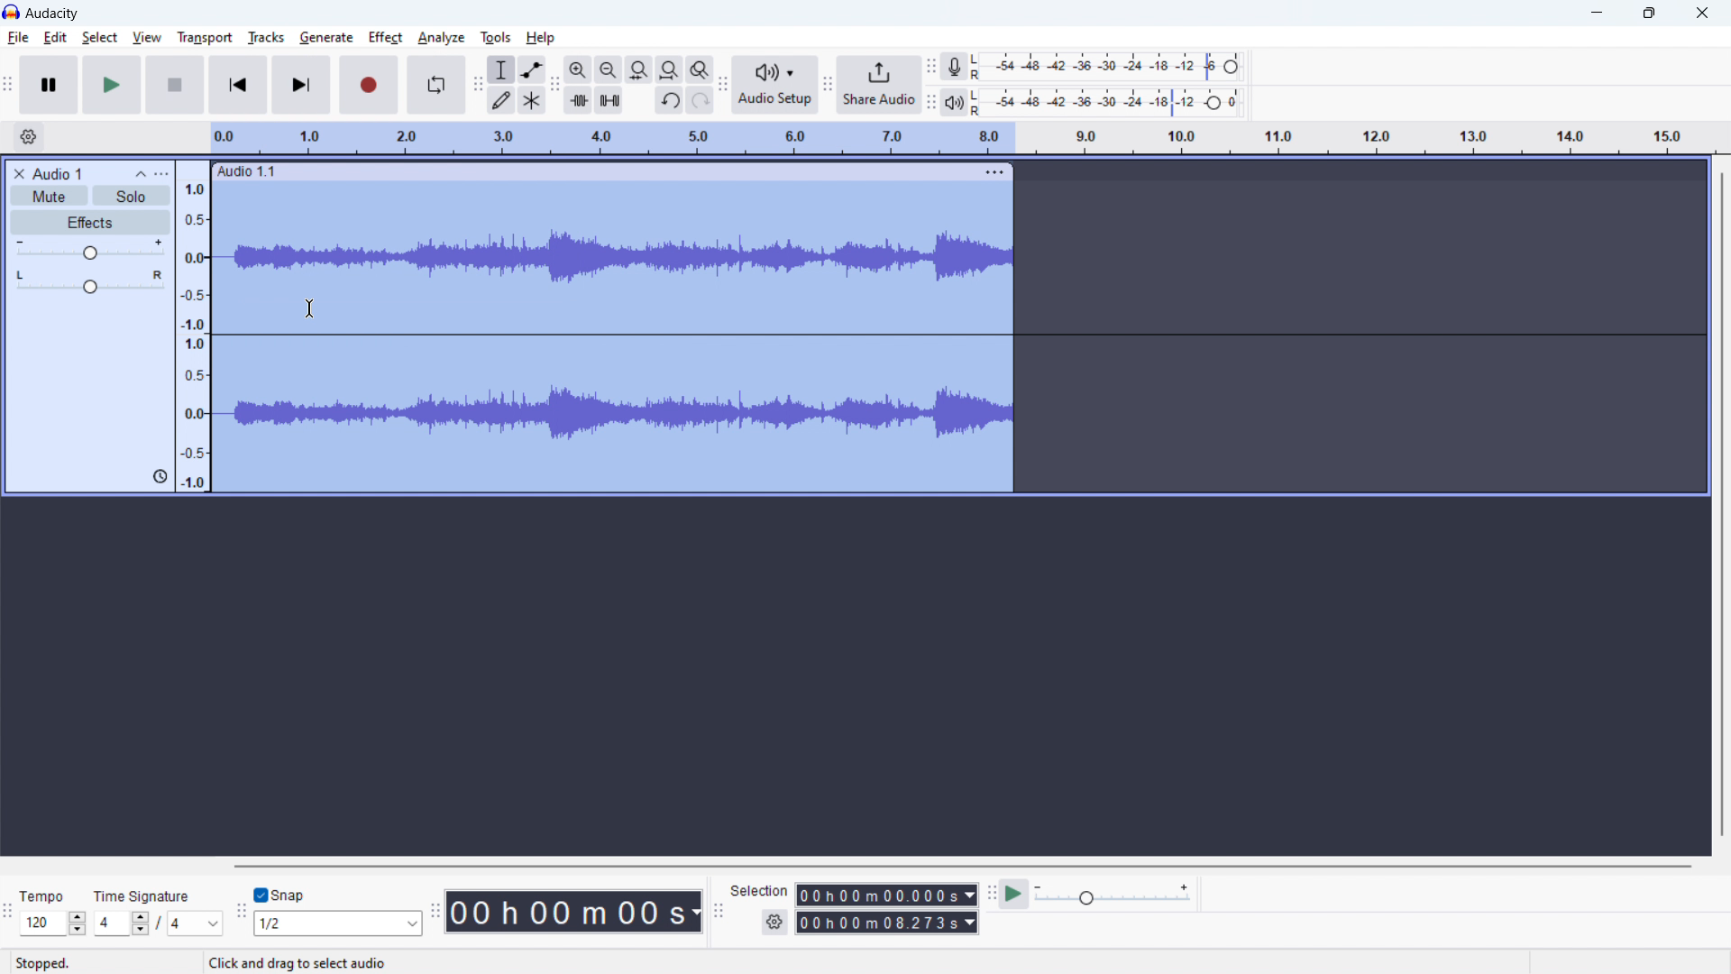 This screenshot has width=1731, height=974. I want to click on recording level, so click(1103, 67).